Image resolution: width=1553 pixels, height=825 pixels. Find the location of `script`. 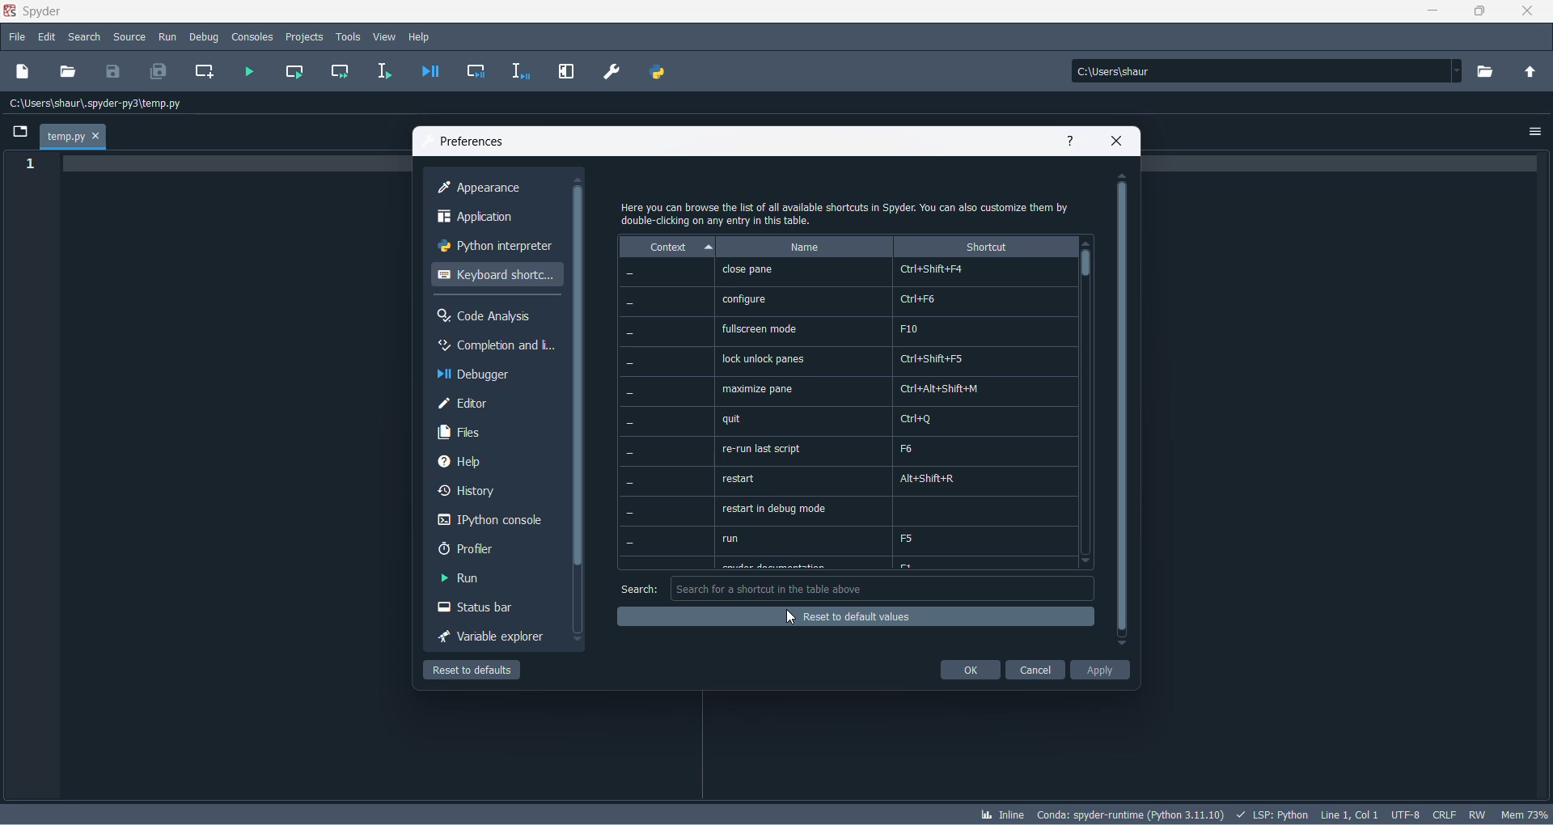

script is located at coordinates (1272, 814).